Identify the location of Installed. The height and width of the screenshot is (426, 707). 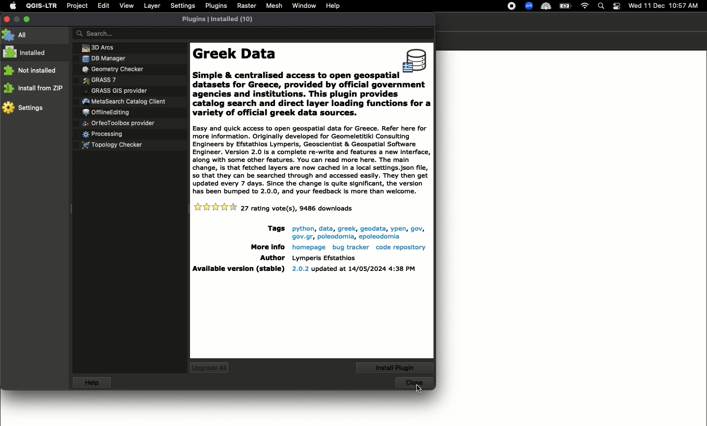
(28, 52).